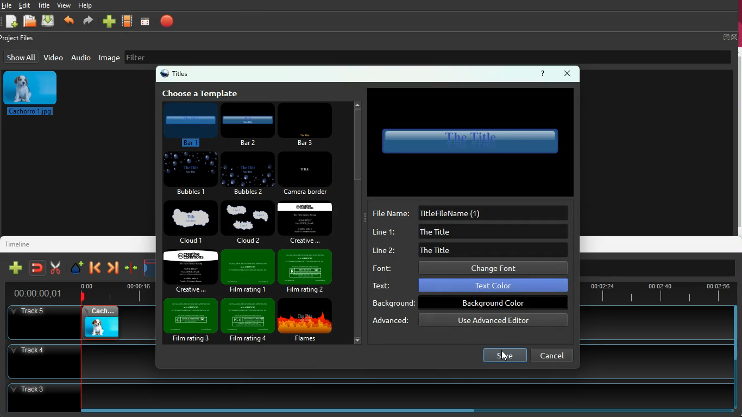 This screenshot has height=417, width=742. Describe the element at coordinates (11, 22) in the screenshot. I see `add` at that location.